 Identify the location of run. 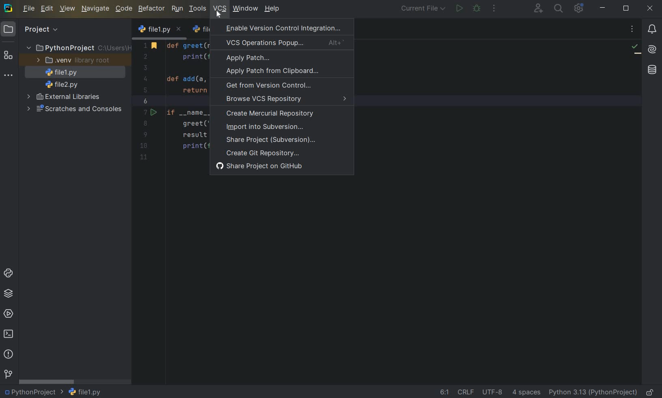
(177, 9).